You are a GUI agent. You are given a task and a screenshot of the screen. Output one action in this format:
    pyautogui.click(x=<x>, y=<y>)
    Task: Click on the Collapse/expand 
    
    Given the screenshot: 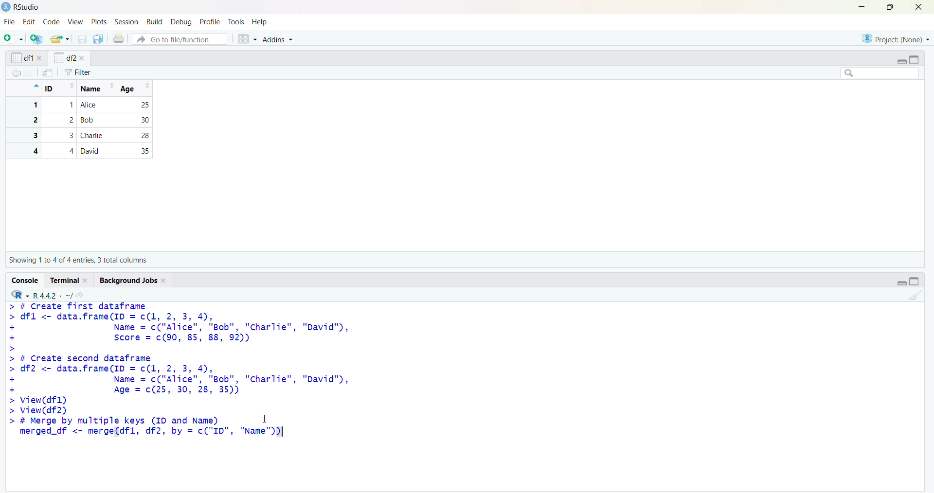 What is the action you would take?
    pyautogui.click(x=901, y=283)
    